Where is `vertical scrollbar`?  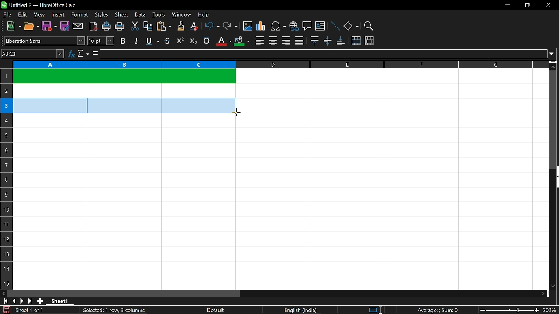 vertical scrollbar is located at coordinates (554, 119).